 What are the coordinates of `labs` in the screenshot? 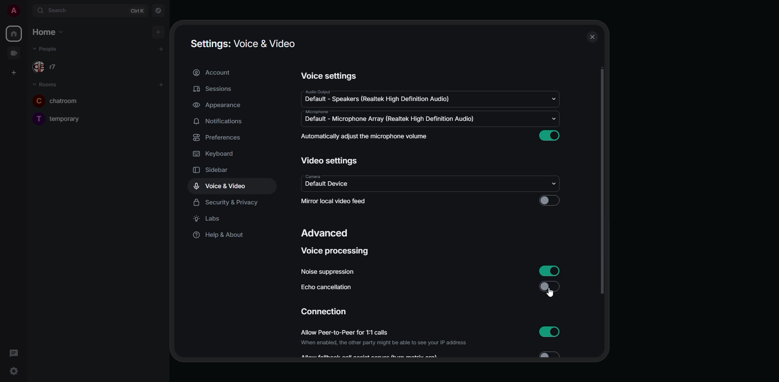 It's located at (211, 219).